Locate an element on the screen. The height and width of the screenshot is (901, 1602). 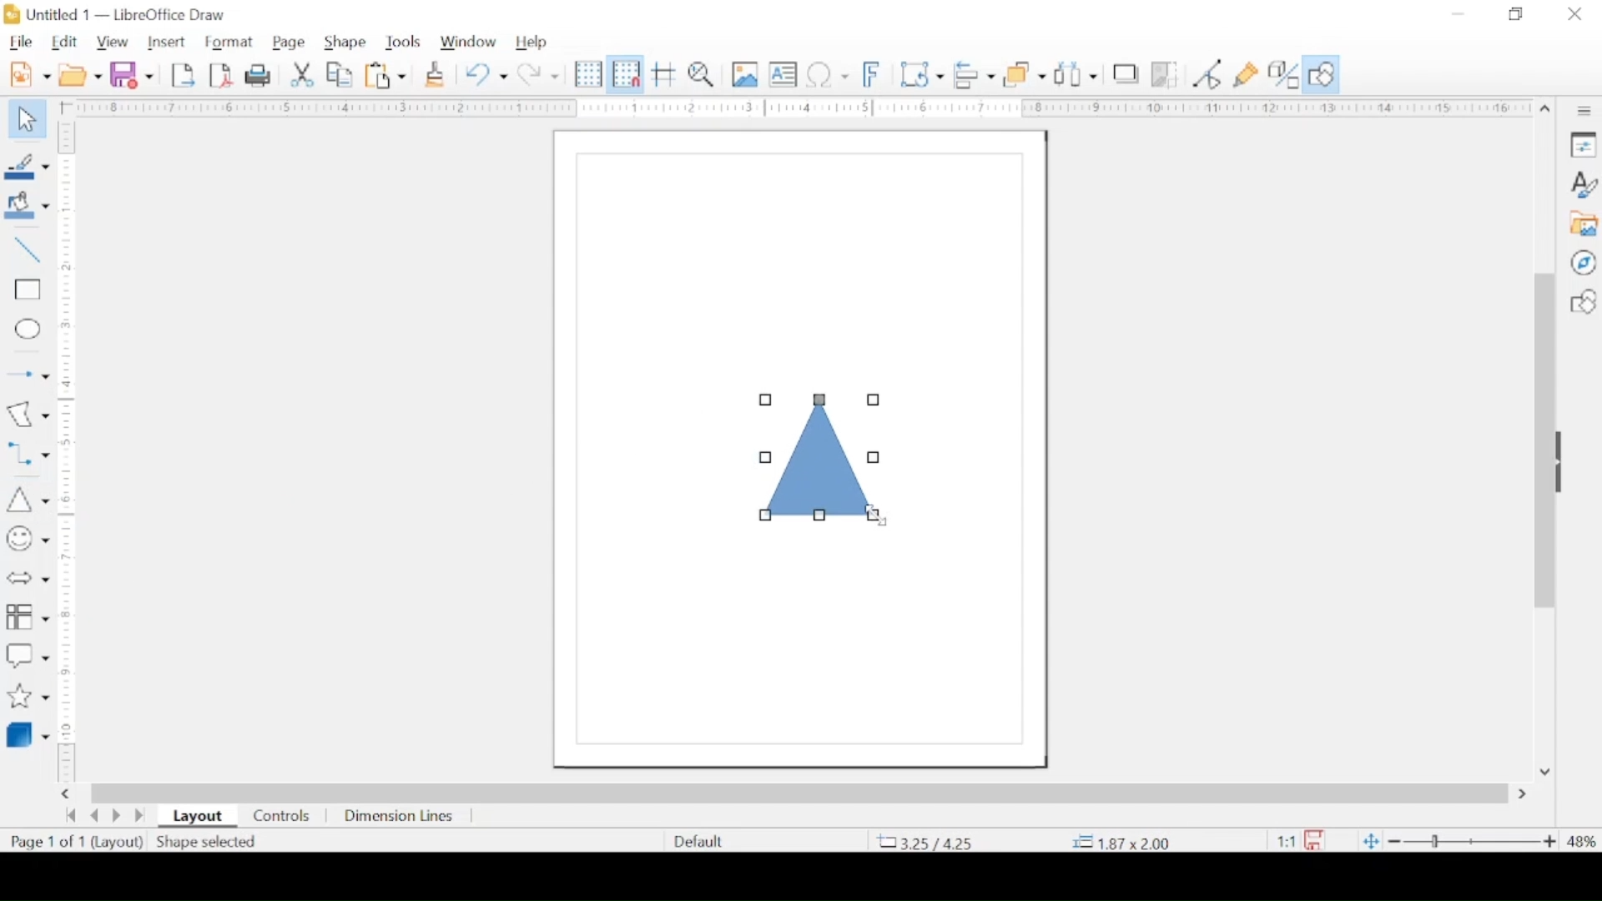
open is located at coordinates (80, 75).